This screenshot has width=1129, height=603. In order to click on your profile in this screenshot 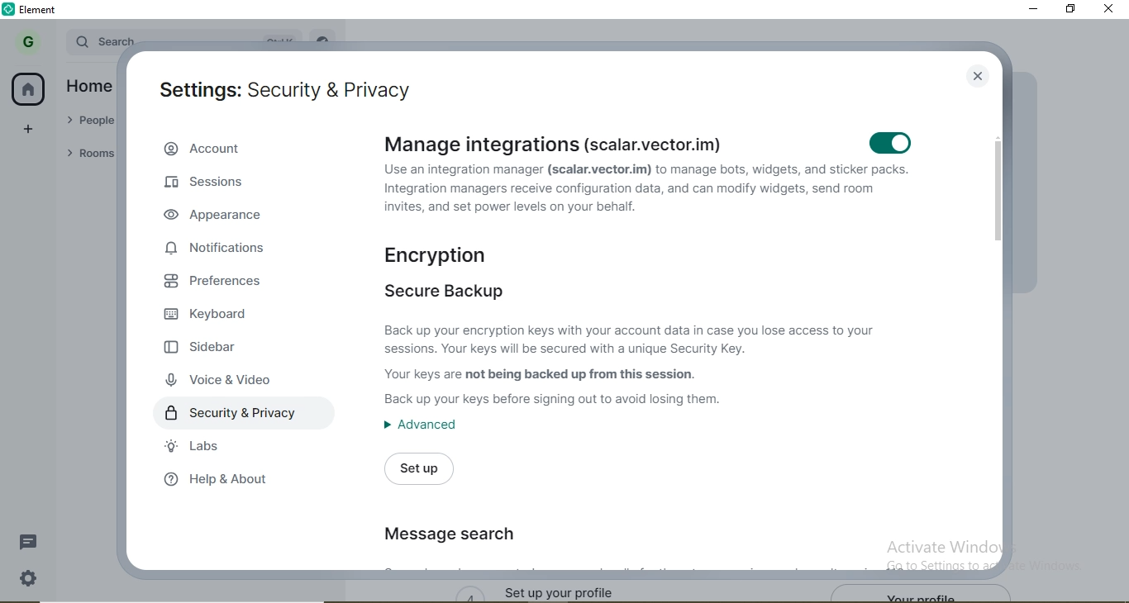, I will do `click(926, 594)`.